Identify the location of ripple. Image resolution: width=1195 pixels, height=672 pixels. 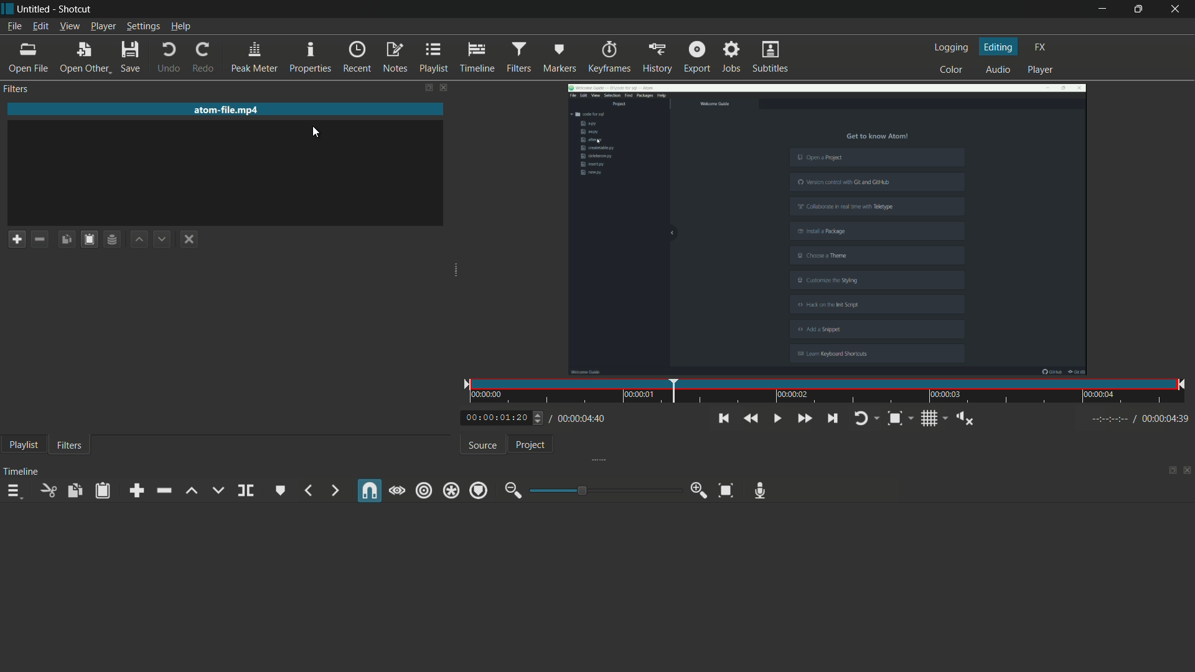
(423, 490).